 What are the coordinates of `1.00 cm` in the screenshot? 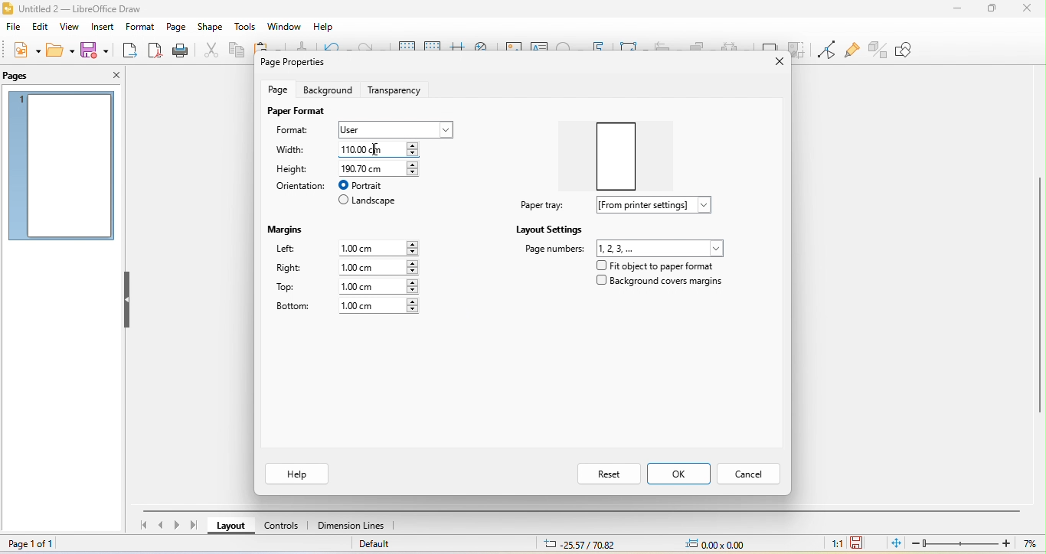 It's located at (379, 306).